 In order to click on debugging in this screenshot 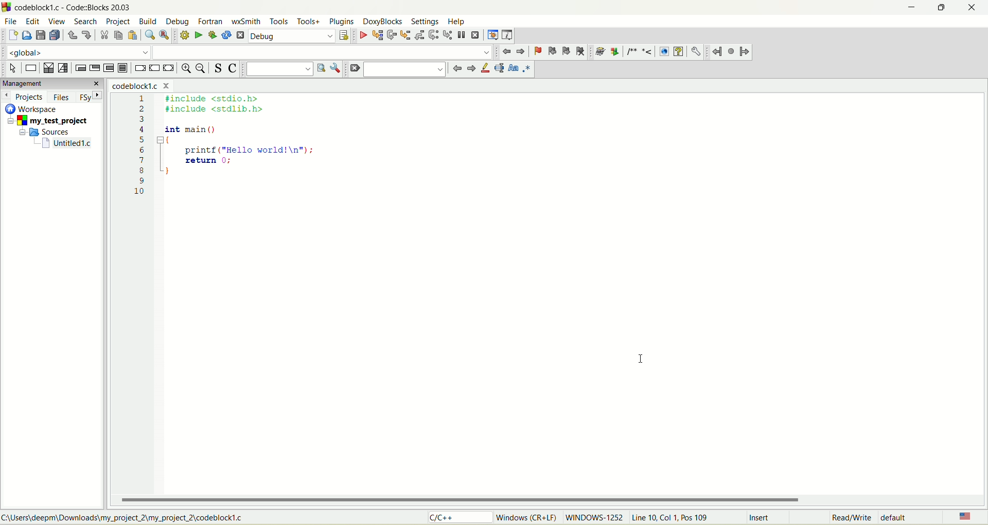, I will do `click(492, 35)`.